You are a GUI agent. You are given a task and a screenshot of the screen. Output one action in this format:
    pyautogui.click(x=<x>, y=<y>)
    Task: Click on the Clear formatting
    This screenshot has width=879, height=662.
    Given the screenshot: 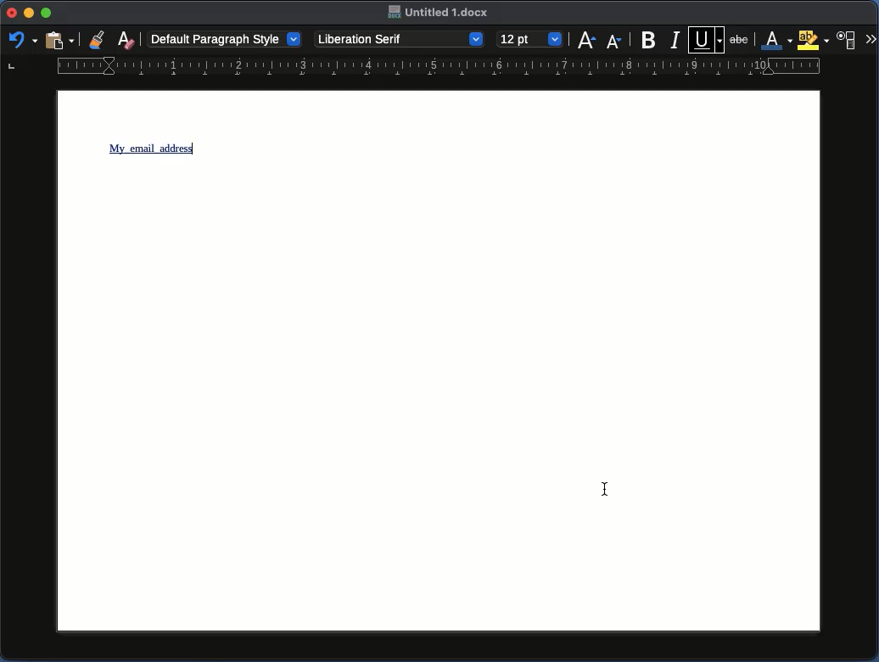 What is the action you would take?
    pyautogui.click(x=127, y=38)
    